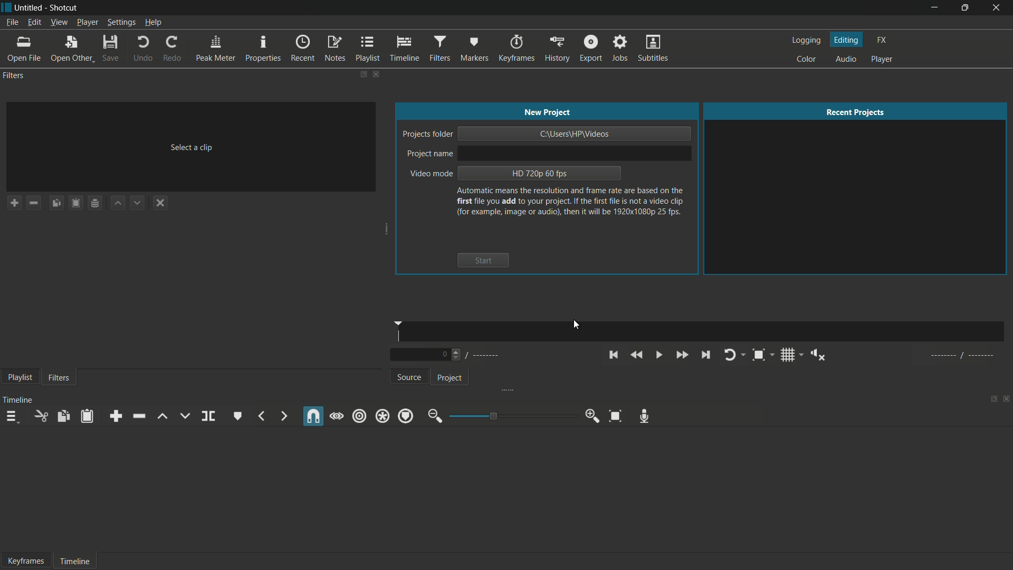 Image resolution: width=1013 pixels, height=570 pixels. Describe the element at coordinates (547, 112) in the screenshot. I see `new project` at that location.